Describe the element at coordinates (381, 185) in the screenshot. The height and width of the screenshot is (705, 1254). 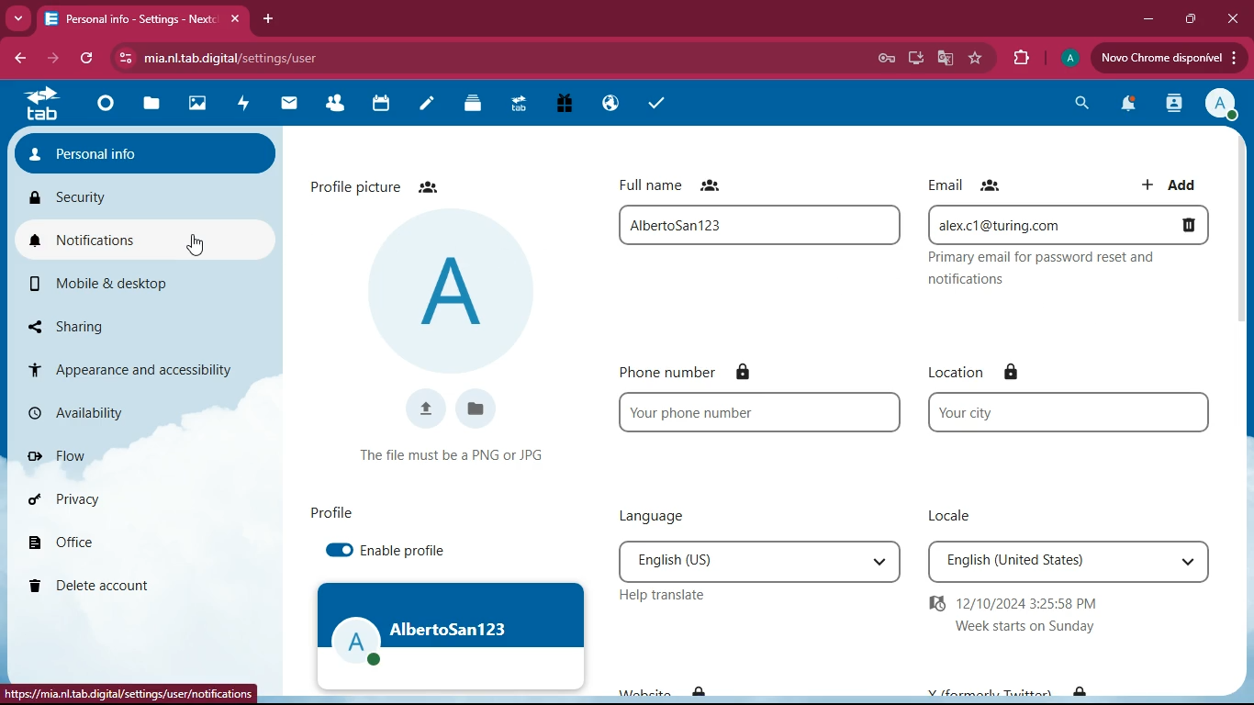
I see `profile picture` at that location.